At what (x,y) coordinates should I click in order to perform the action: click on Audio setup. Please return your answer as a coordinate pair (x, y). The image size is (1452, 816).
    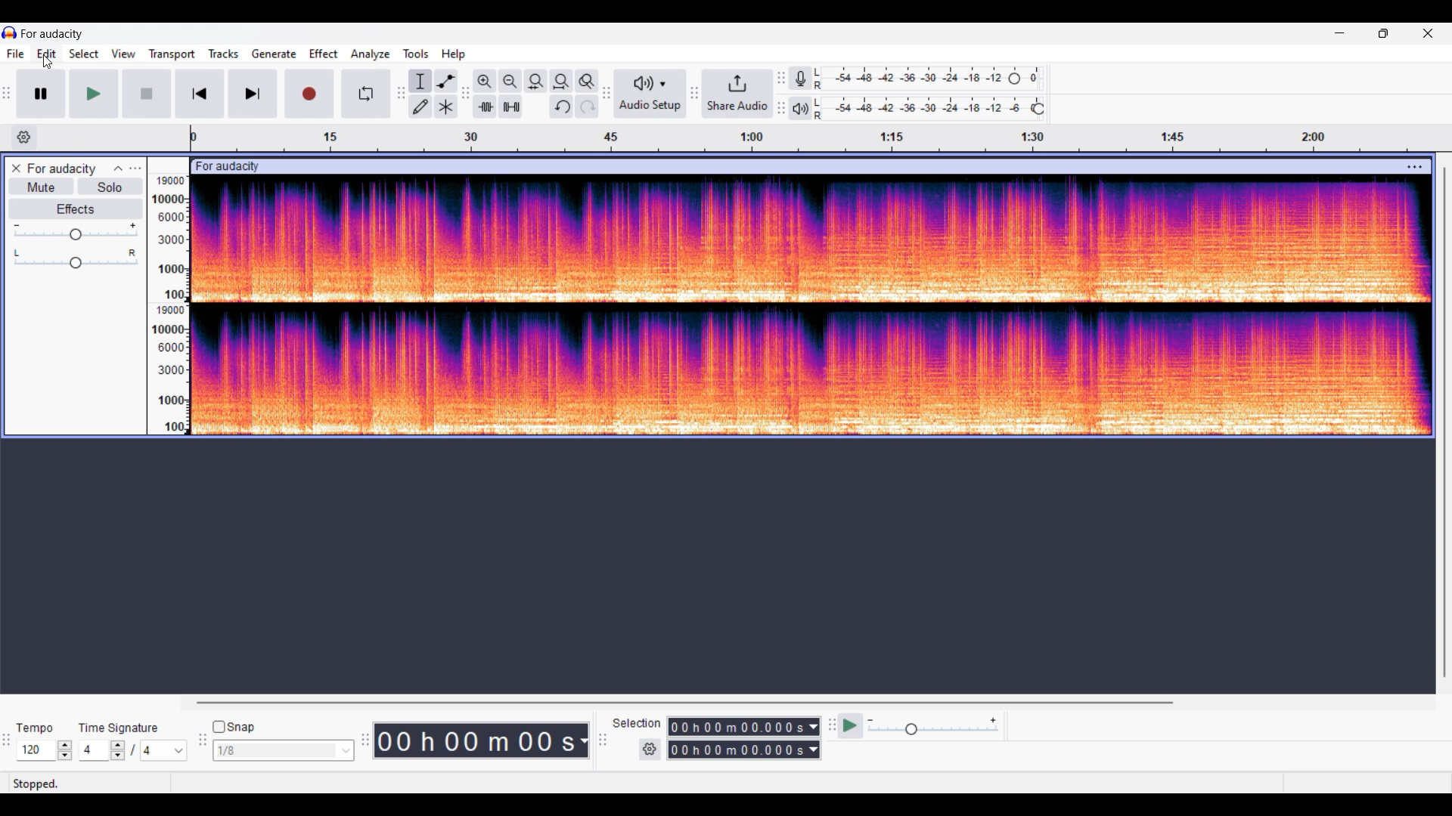
    Looking at the image, I should click on (650, 93).